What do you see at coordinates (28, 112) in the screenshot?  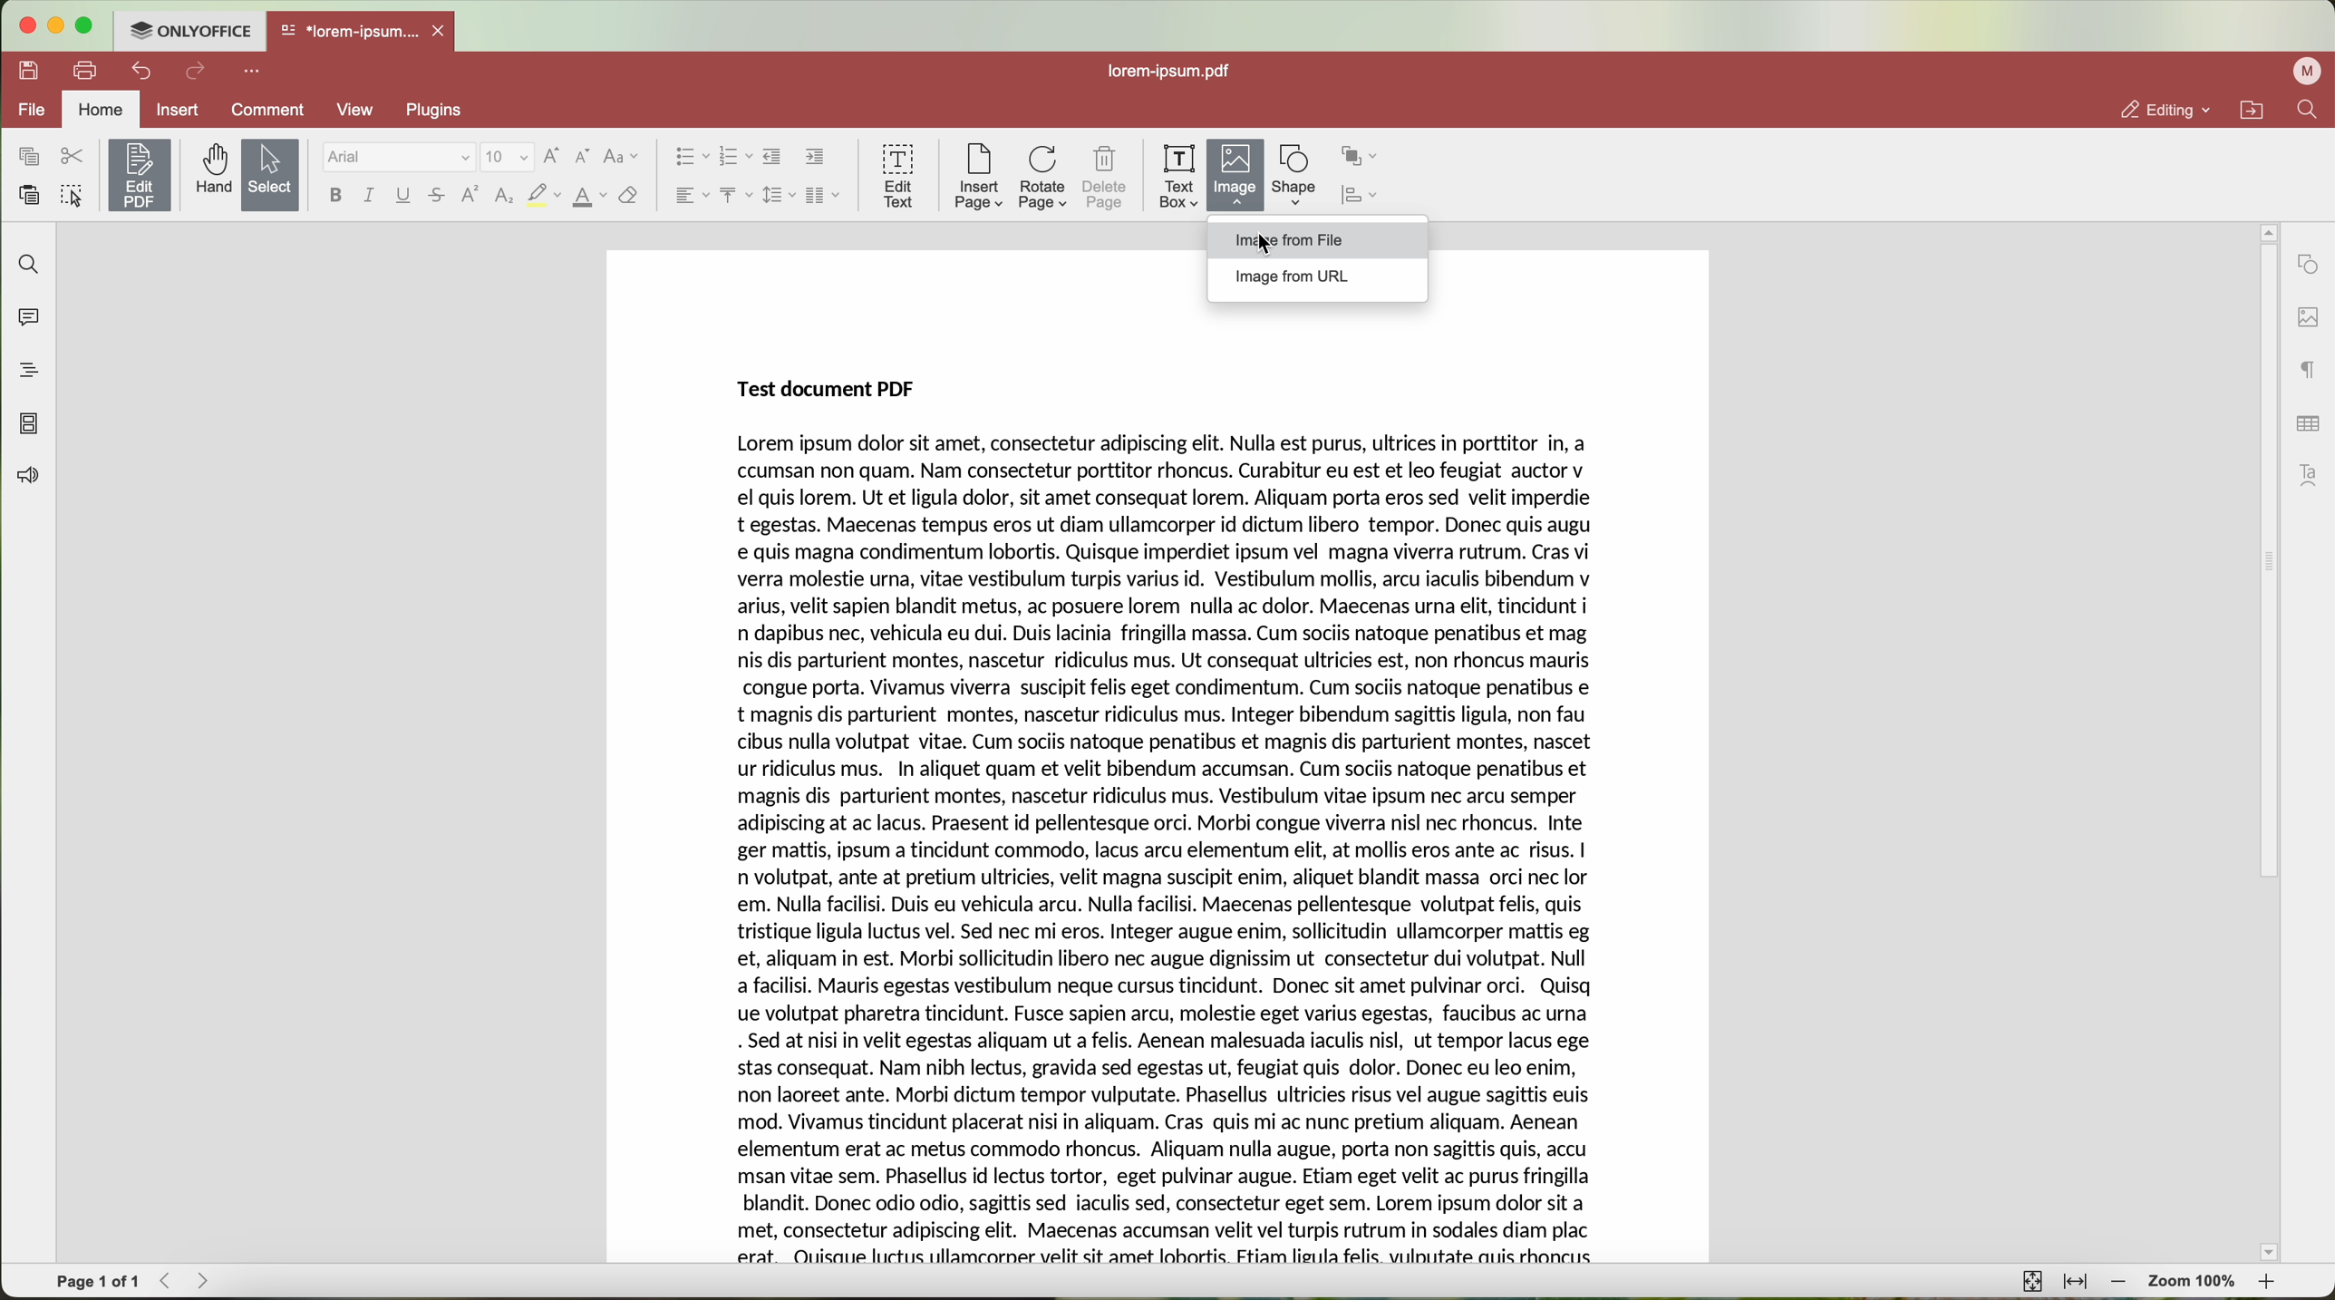 I see `file` at bounding box center [28, 112].